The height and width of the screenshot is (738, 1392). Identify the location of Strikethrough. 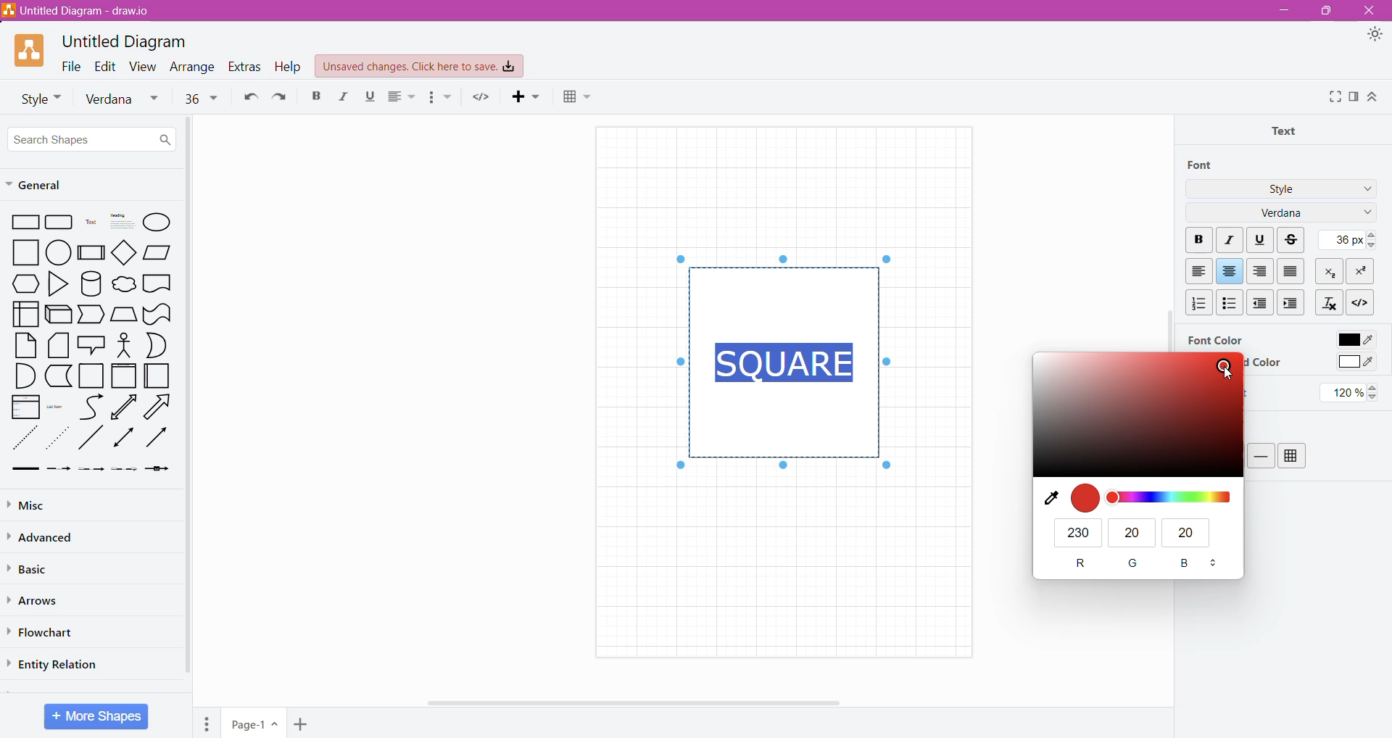
(1293, 240).